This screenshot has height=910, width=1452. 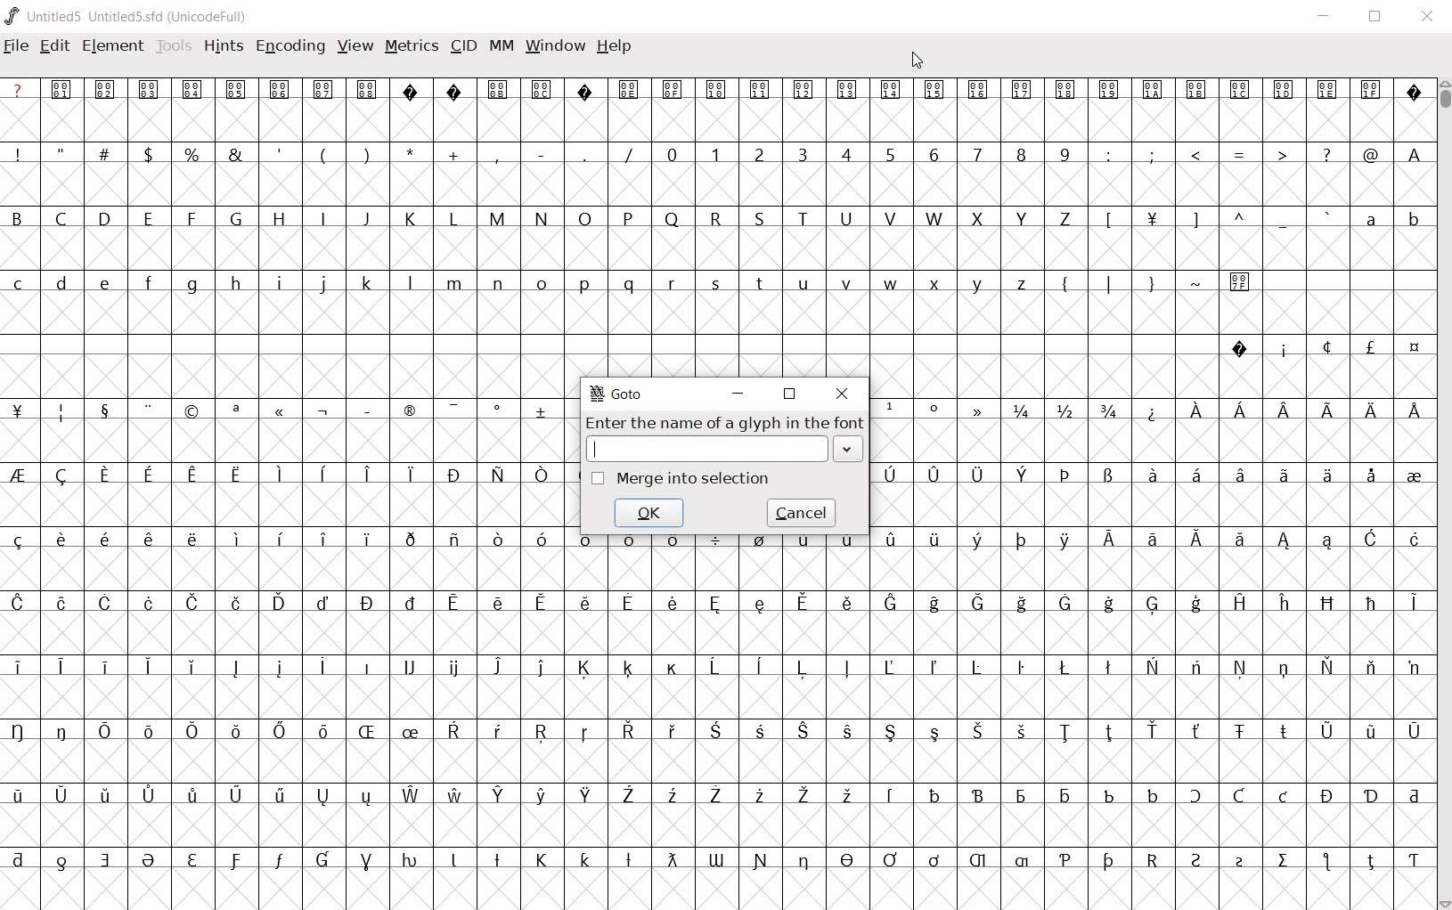 I want to click on Symbol, so click(x=542, y=668).